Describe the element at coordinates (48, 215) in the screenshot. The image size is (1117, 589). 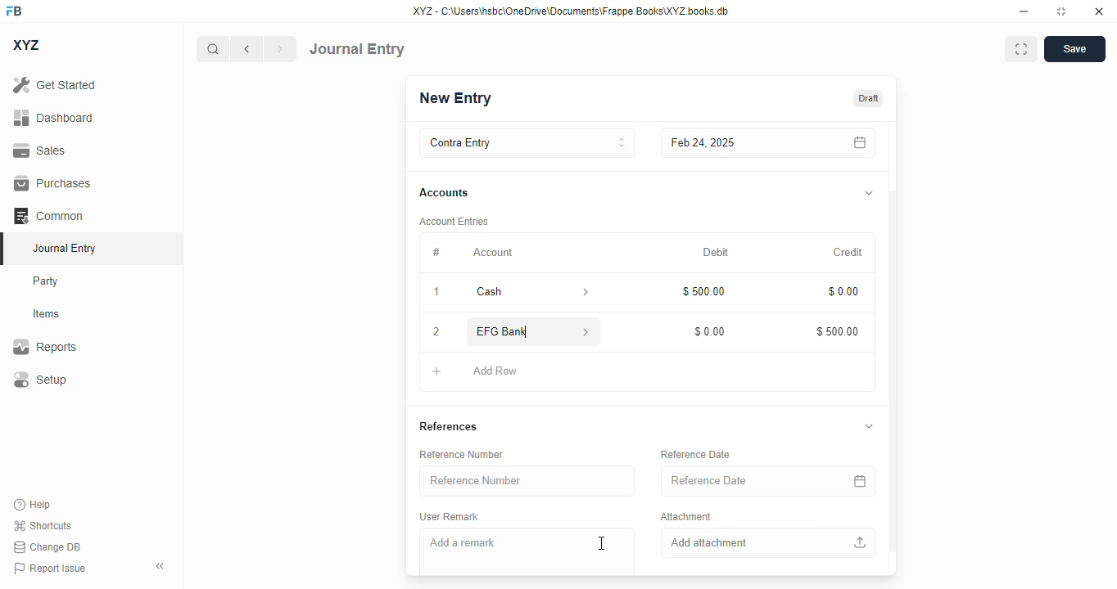
I see `common` at that location.